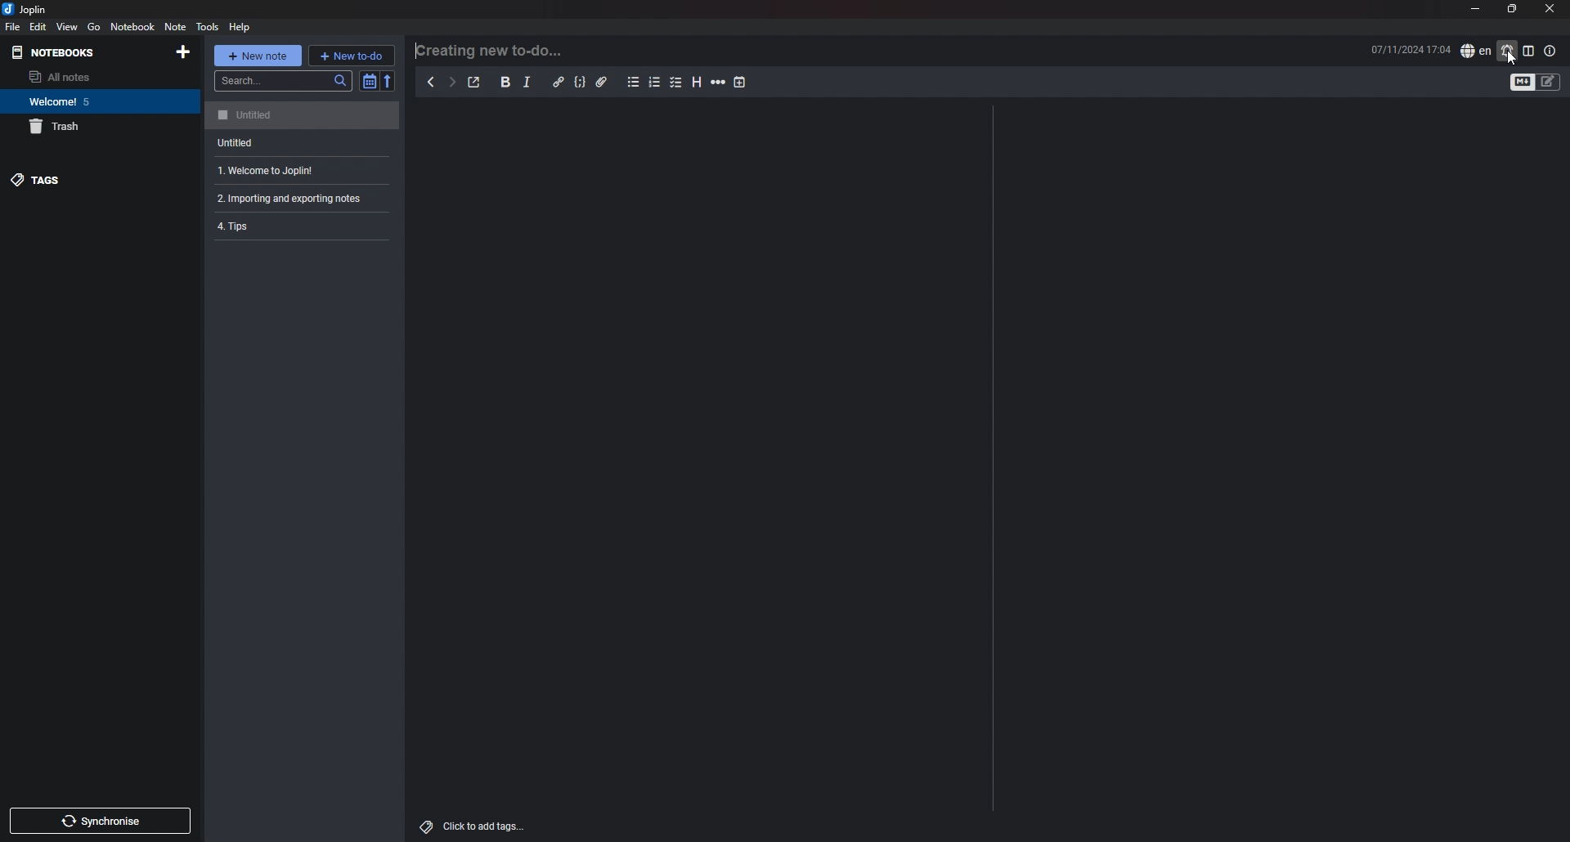 Image resolution: width=1570 pixels, height=842 pixels. What do you see at coordinates (1513, 9) in the screenshot?
I see `resize` at bounding box center [1513, 9].